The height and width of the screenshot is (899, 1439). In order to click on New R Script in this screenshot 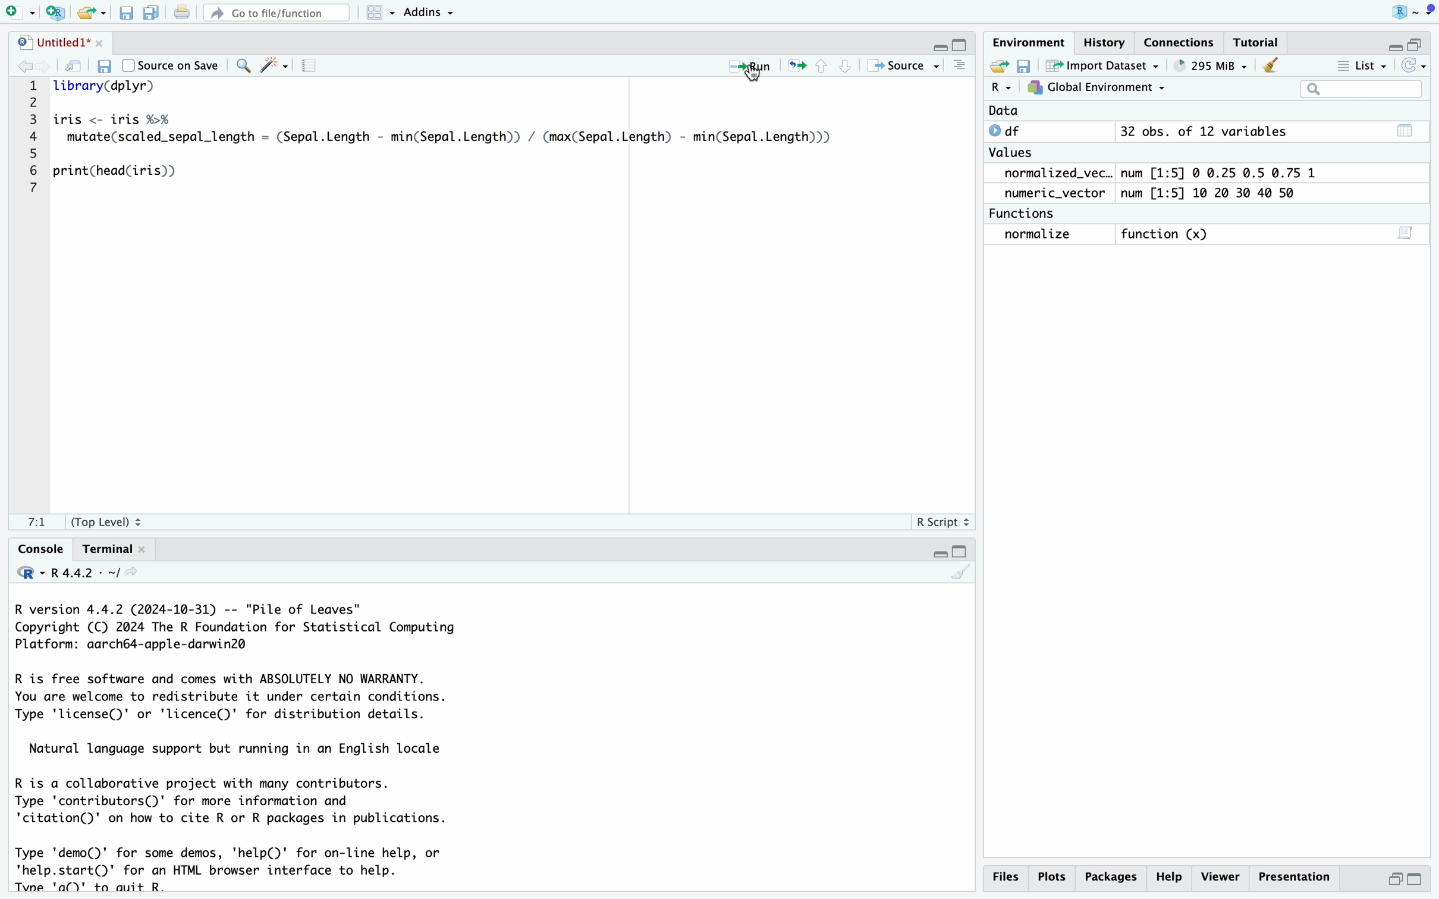, I will do `click(55, 14)`.